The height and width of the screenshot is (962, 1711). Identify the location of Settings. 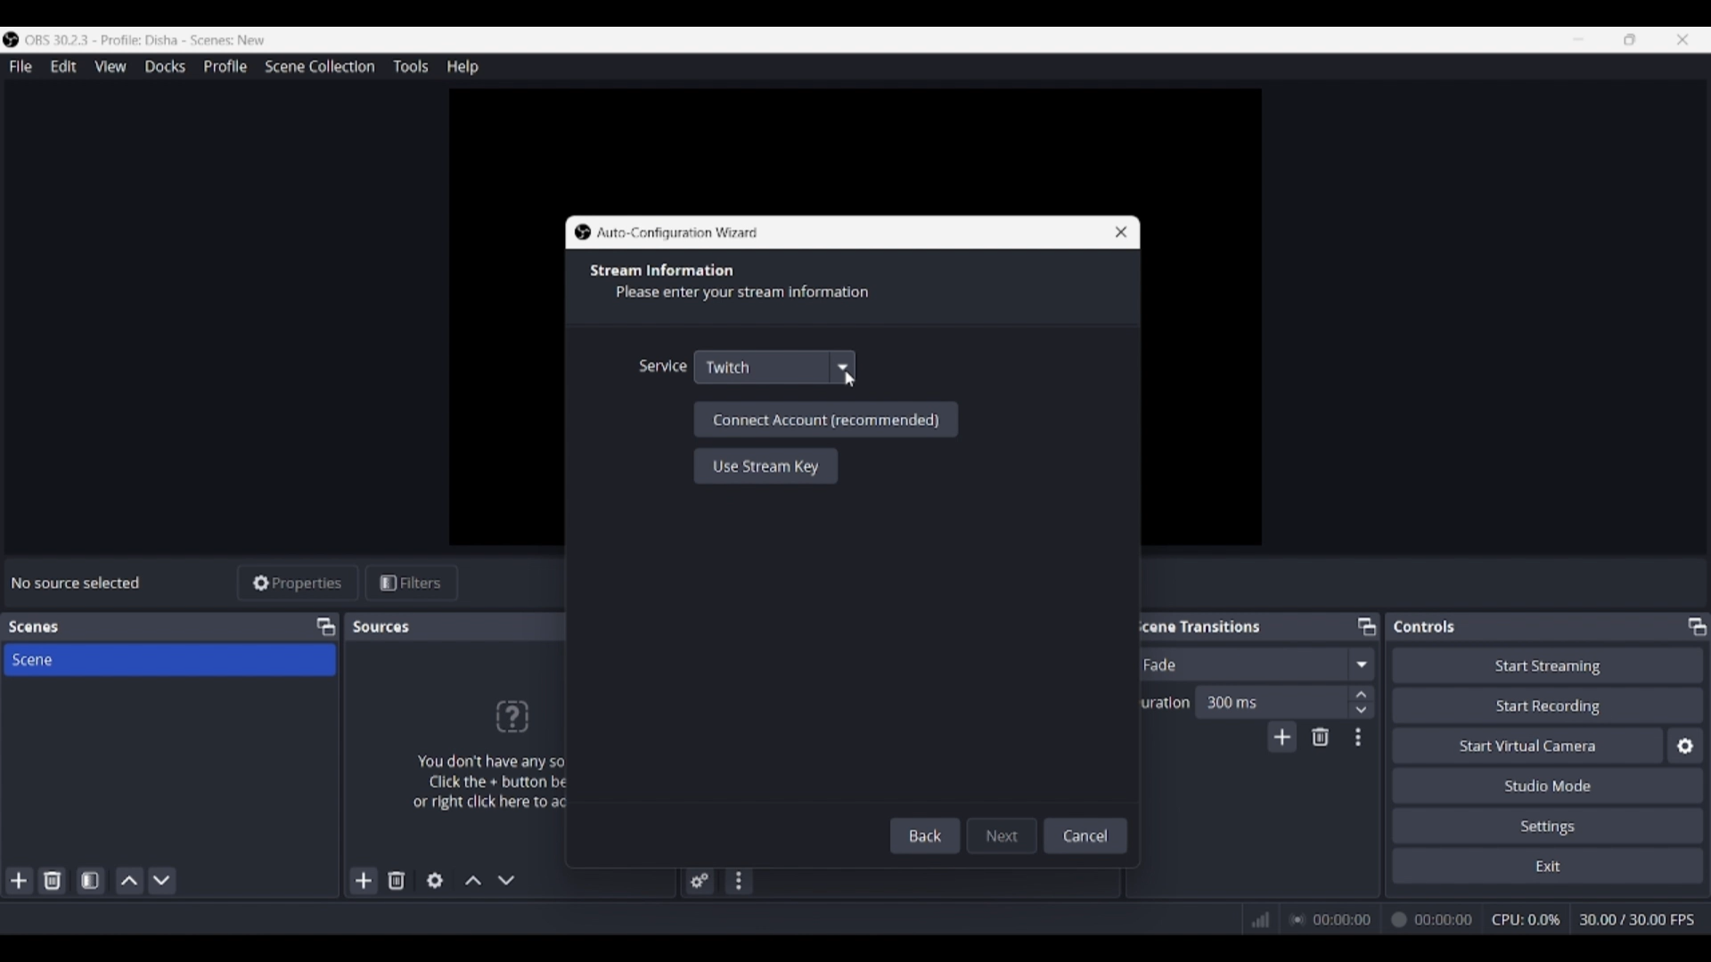
(1549, 825).